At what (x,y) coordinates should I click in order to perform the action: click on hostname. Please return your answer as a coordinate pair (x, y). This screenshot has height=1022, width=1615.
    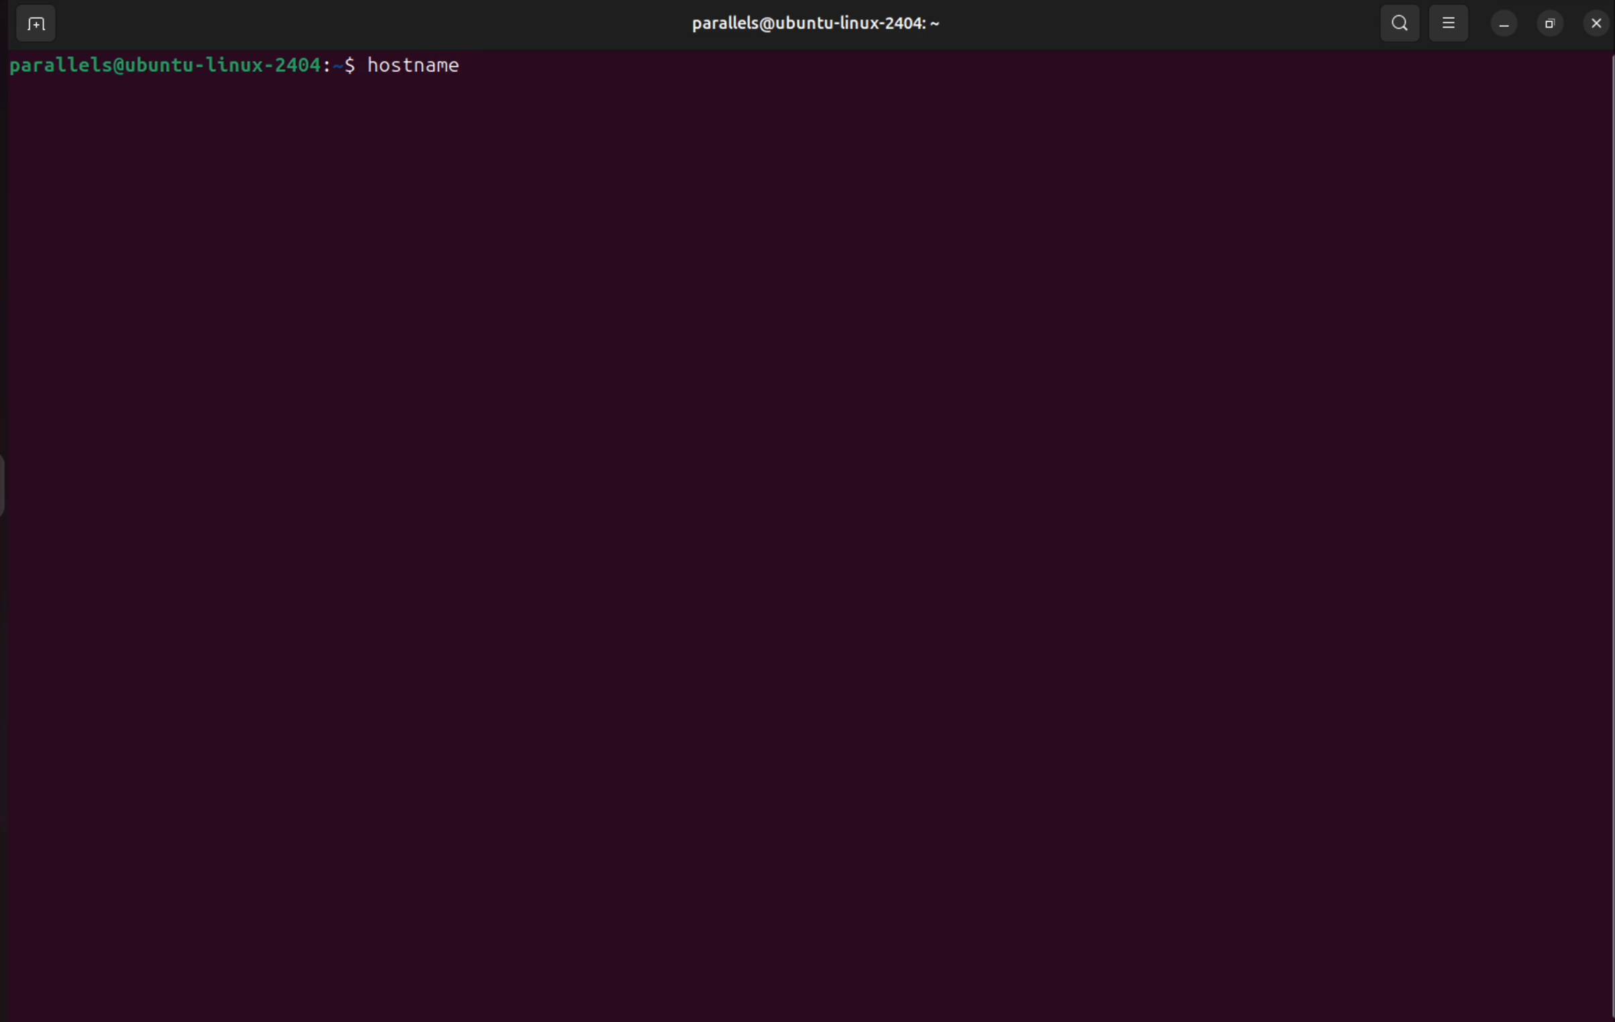
    Looking at the image, I should click on (427, 64).